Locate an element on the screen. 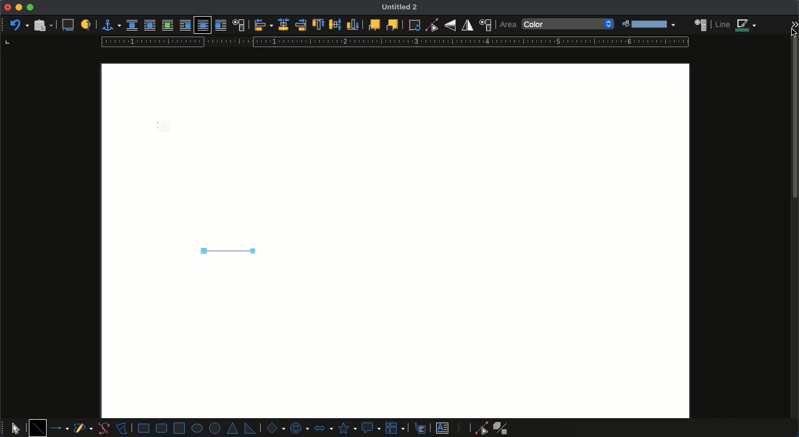  align objects is located at coordinates (264, 25).